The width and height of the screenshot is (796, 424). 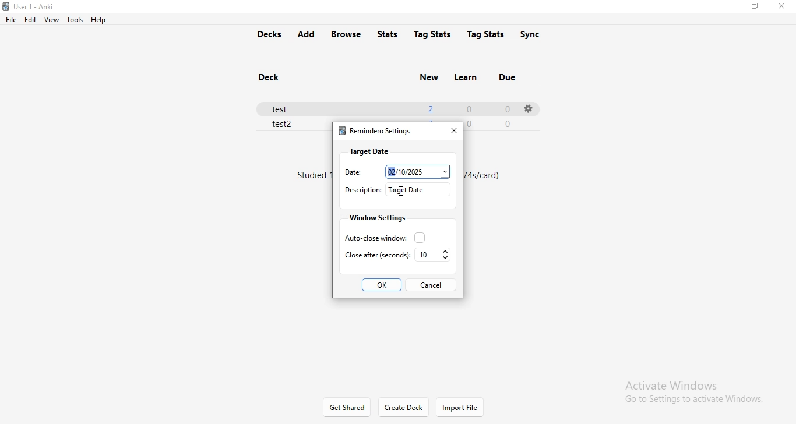 What do you see at coordinates (527, 108) in the screenshot?
I see `settings` at bounding box center [527, 108].